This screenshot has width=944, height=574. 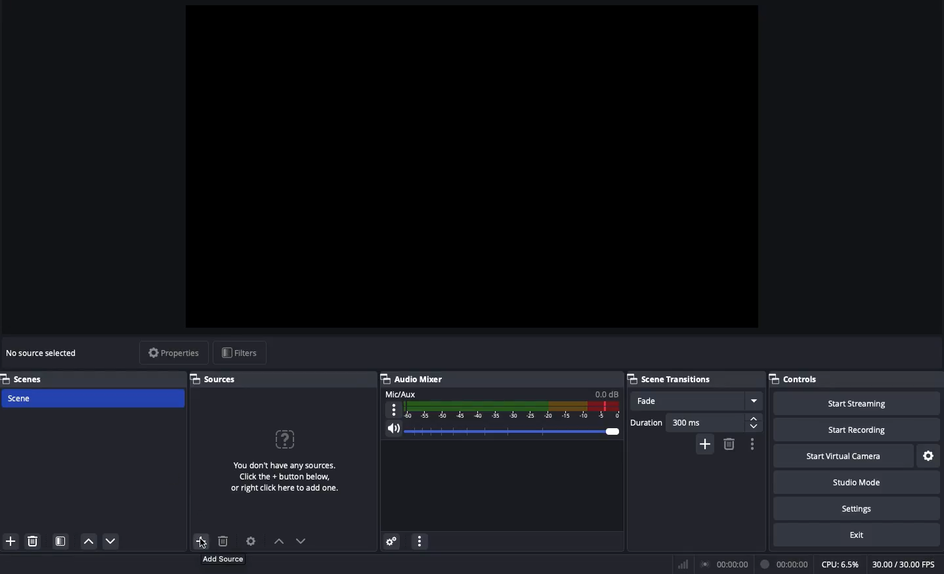 What do you see at coordinates (60, 539) in the screenshot?
I see `Scene filter` at bounding box center [60, 539].